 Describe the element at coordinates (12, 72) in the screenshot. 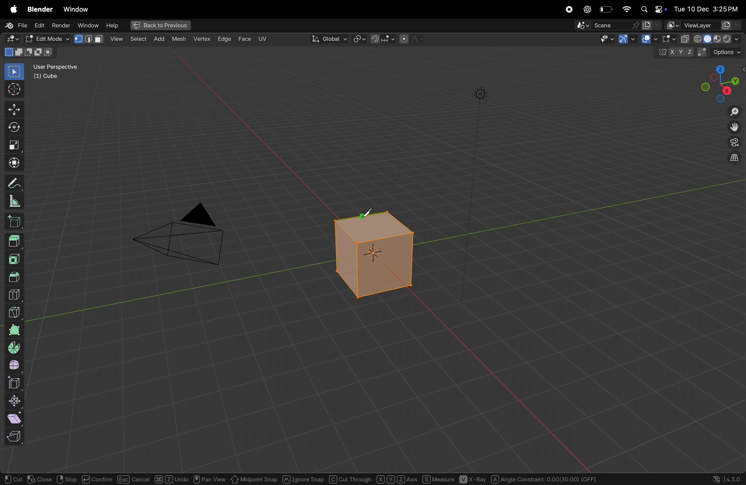

I see `select` at that location.